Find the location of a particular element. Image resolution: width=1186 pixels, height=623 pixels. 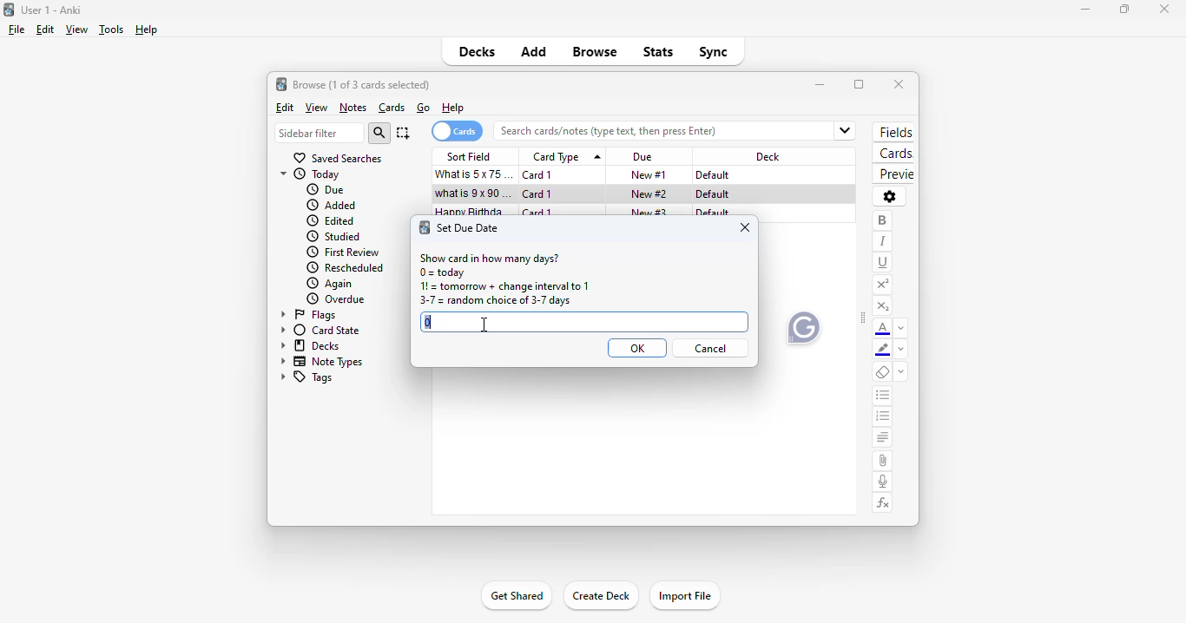

OK is located at coordinates (637, 348).